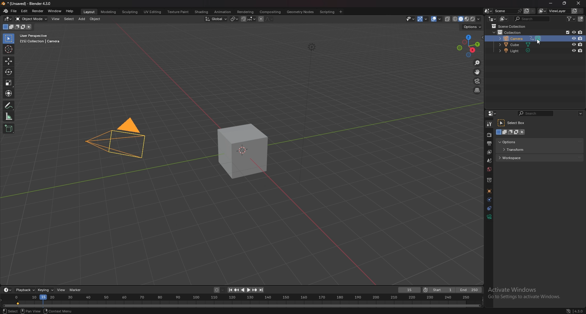 This screenshot has width=586, height=314. I want to click on uv editing, so click(152, 12).